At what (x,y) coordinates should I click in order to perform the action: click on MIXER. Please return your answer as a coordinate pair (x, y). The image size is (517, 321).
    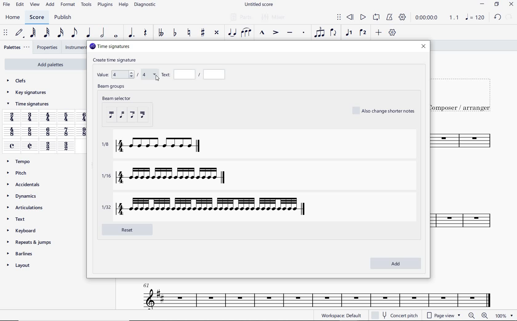
    Looking at the image, I should click on (274, 18).